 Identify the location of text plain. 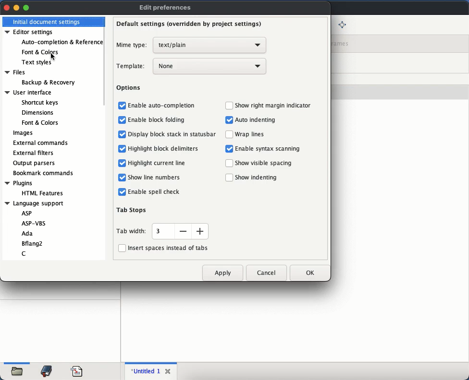
(210, 46).